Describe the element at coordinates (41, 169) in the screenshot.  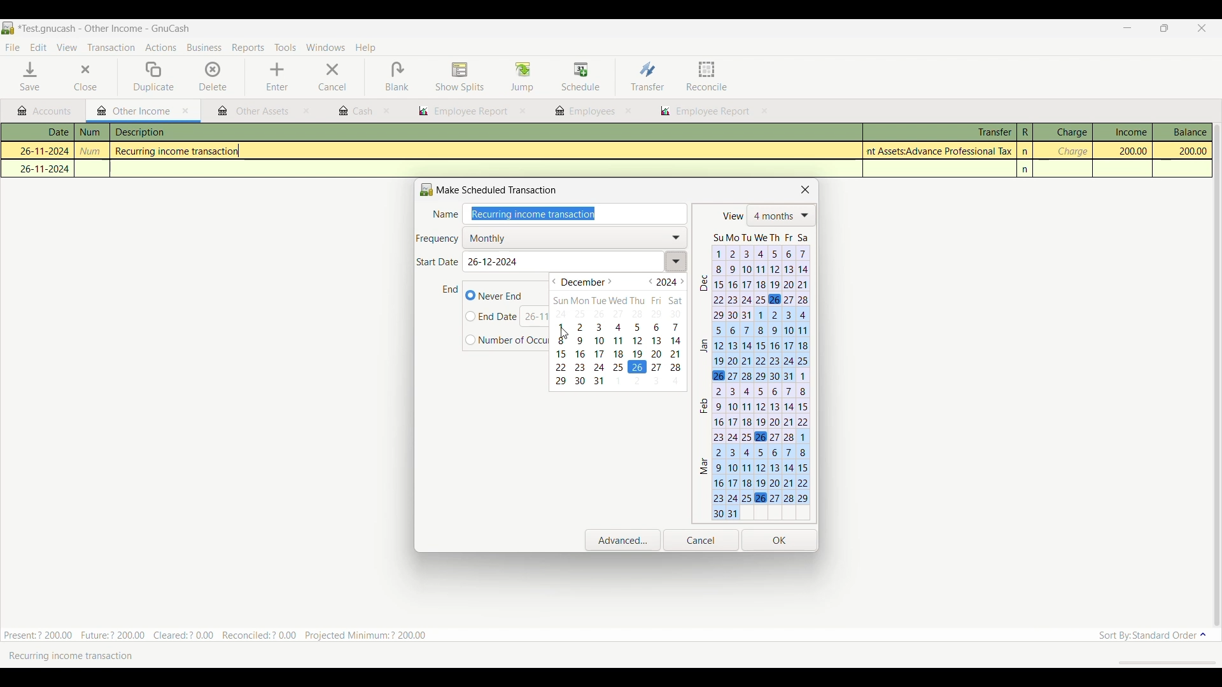
I see `26-11-2024` at that location.